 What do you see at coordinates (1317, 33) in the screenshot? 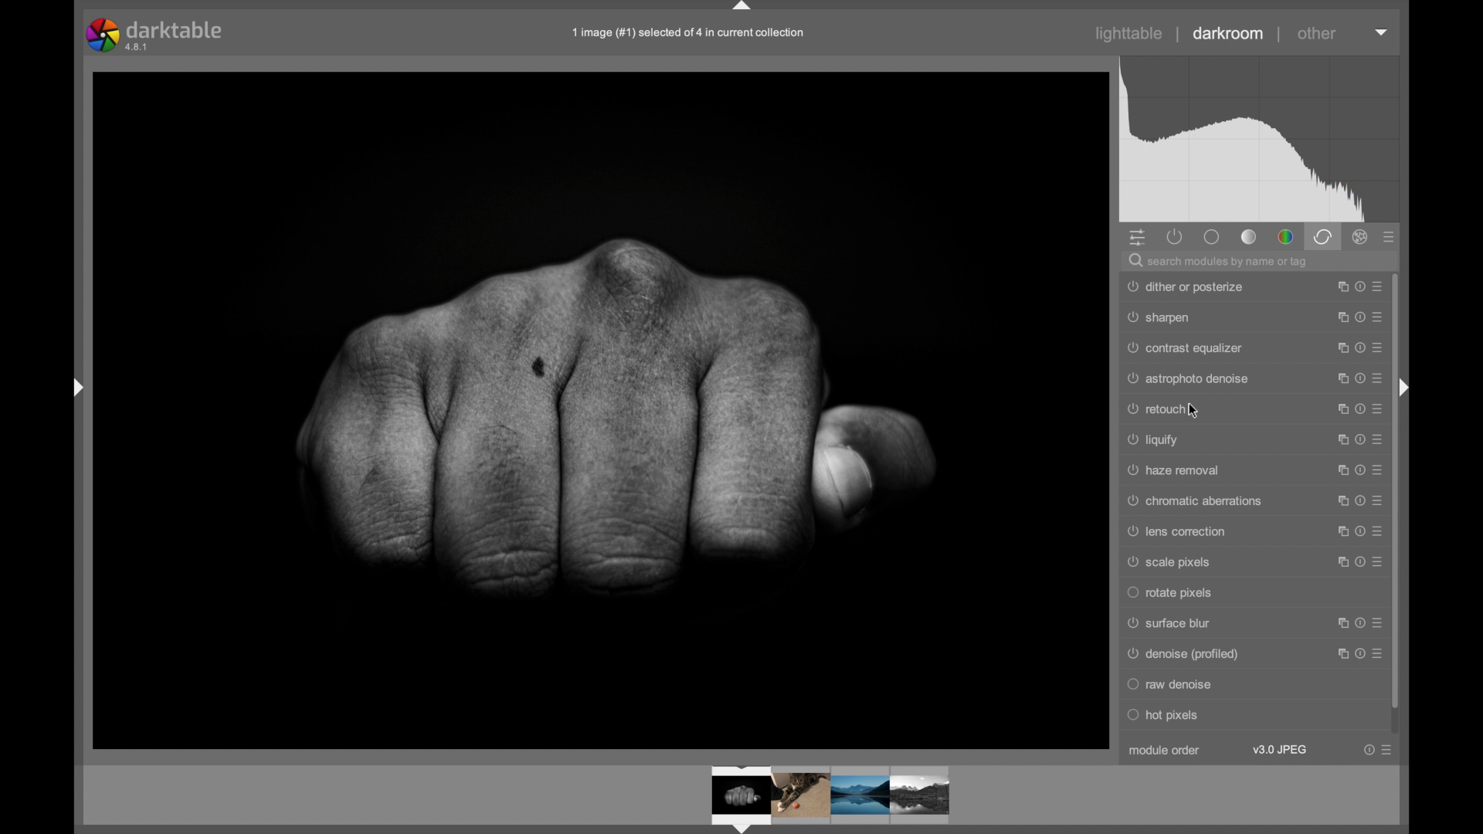
I see `other` at bounding box center [1317, 33].